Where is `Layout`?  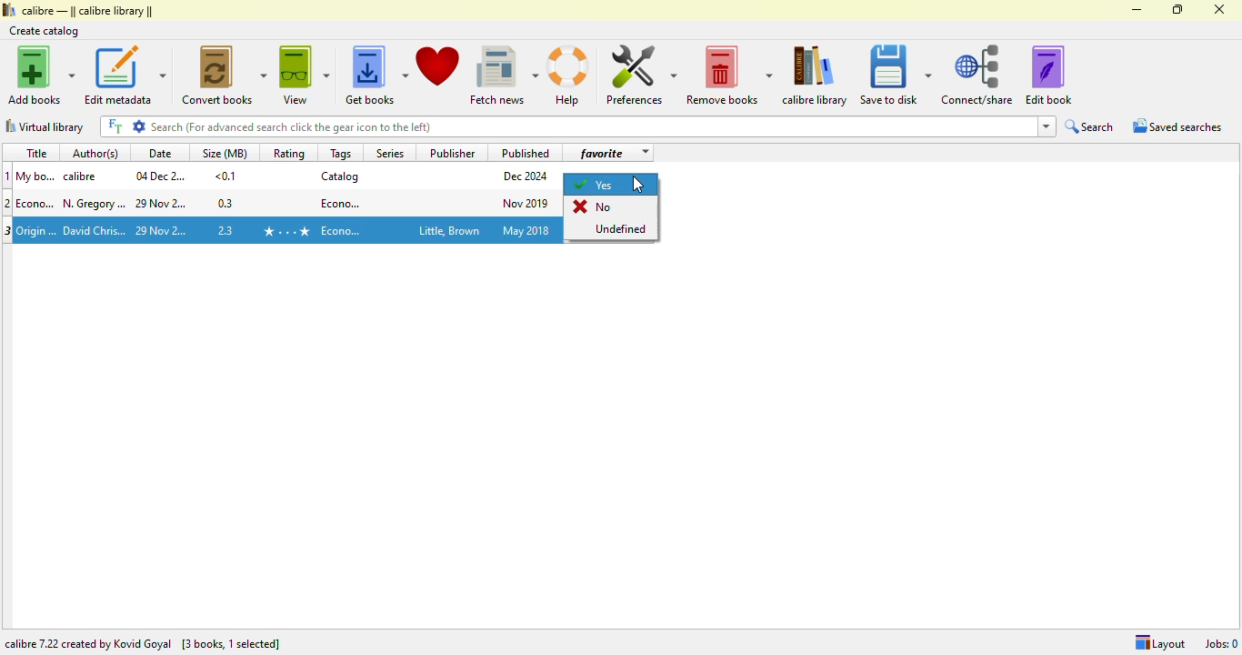
Layout is located at coordinates (1159, 643).